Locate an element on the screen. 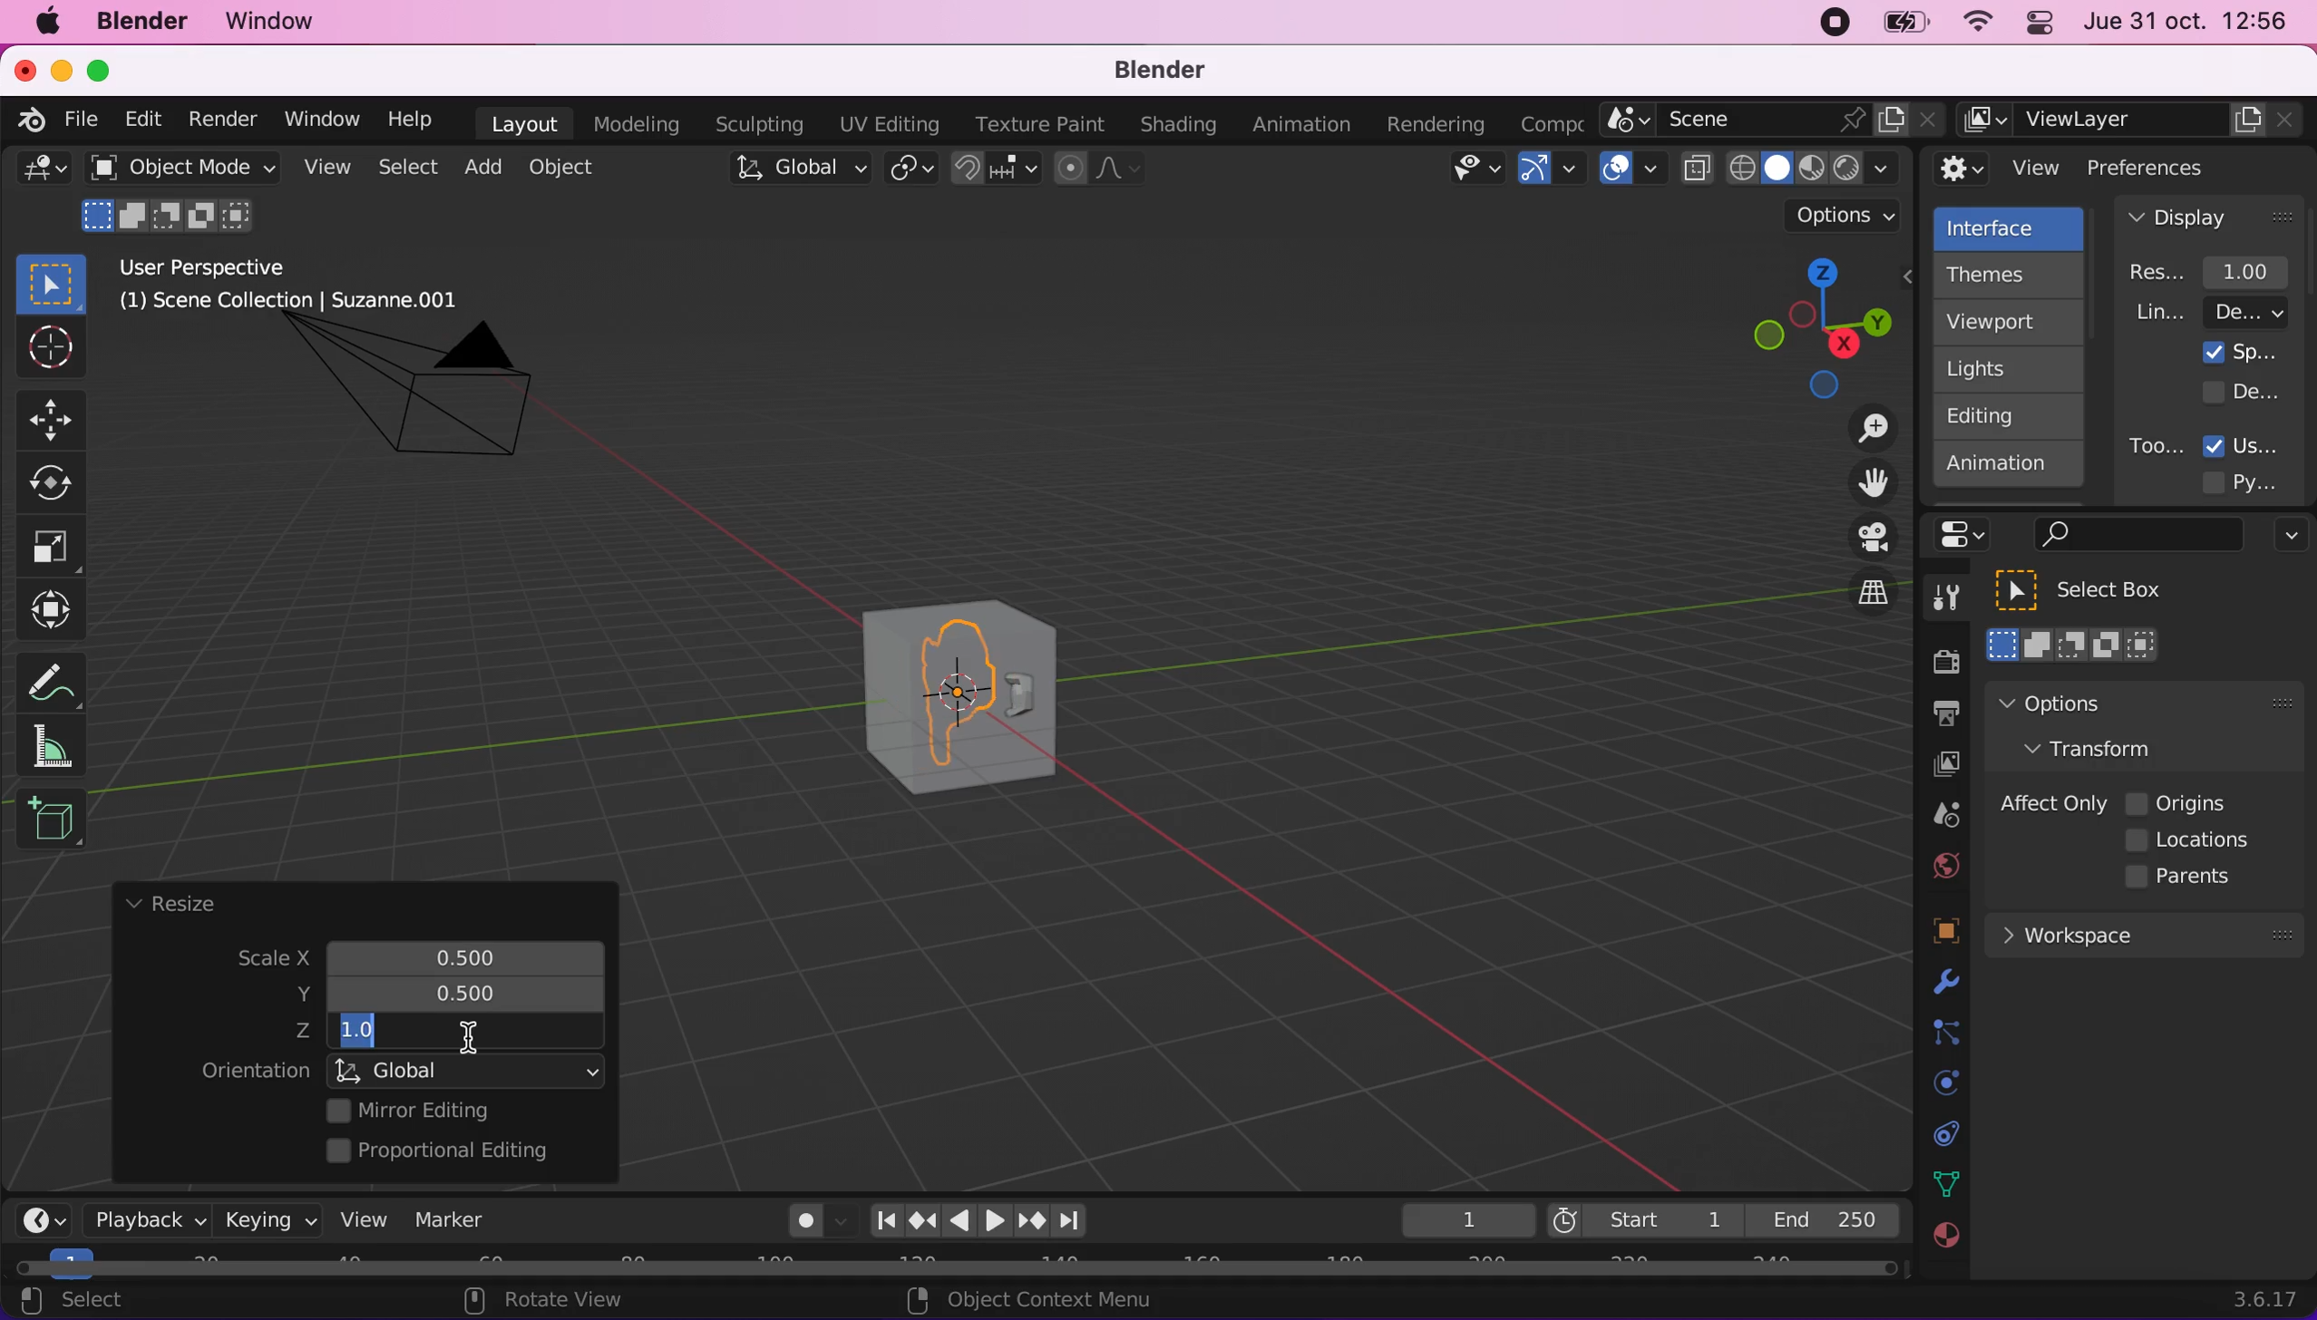 The width and height of the screenshot is (2317, 1320). edit is located at coordinates (138, 119).